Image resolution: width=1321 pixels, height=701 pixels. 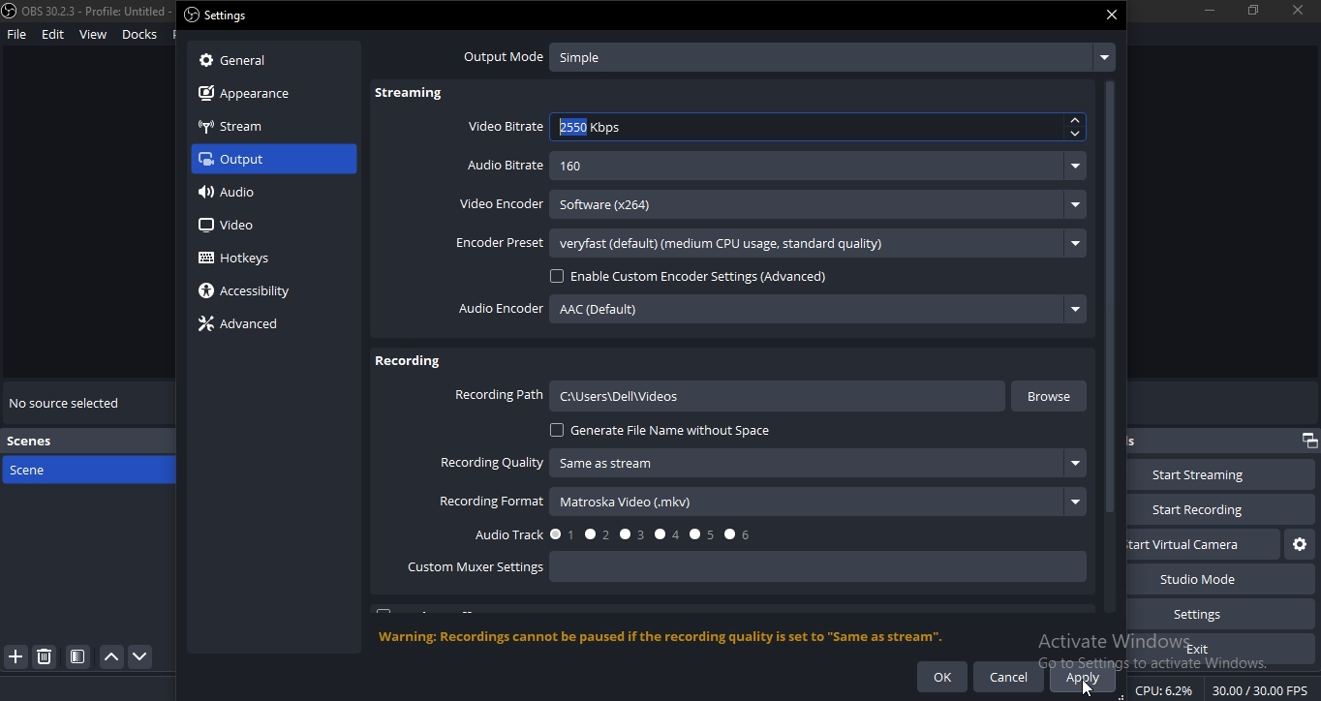 What do you see at coordinates (820, 205) in the screenshot?
I see `Software (x264)` at bounding box center [820, 205].